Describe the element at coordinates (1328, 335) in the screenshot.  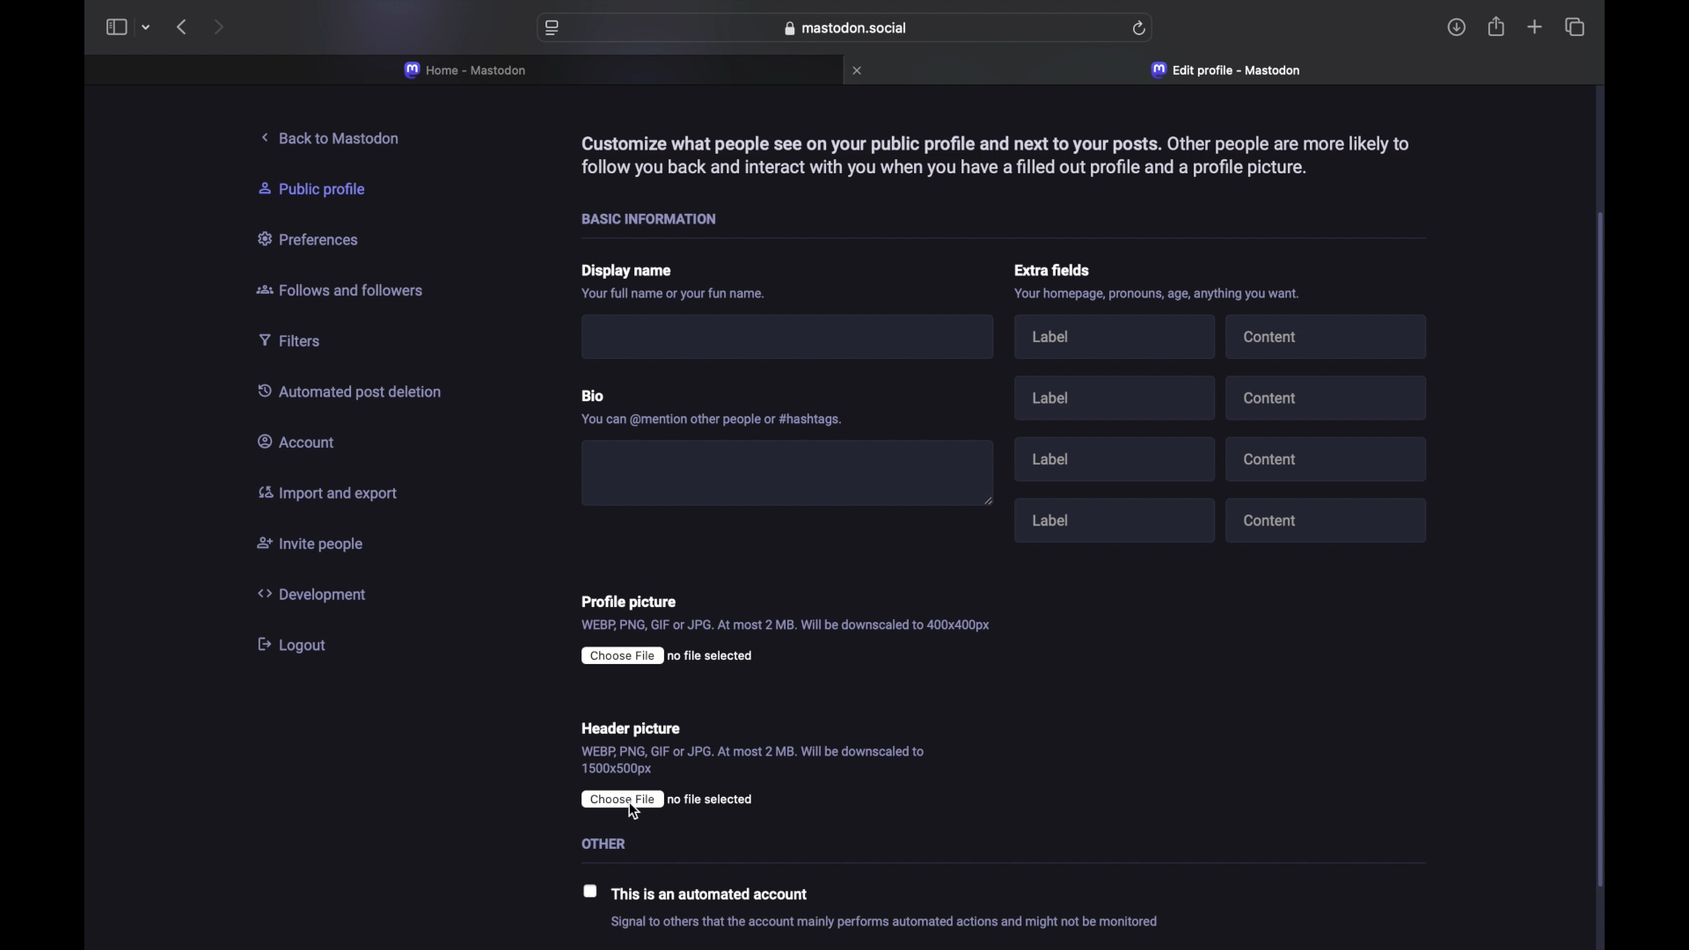
I see `content` at that location.